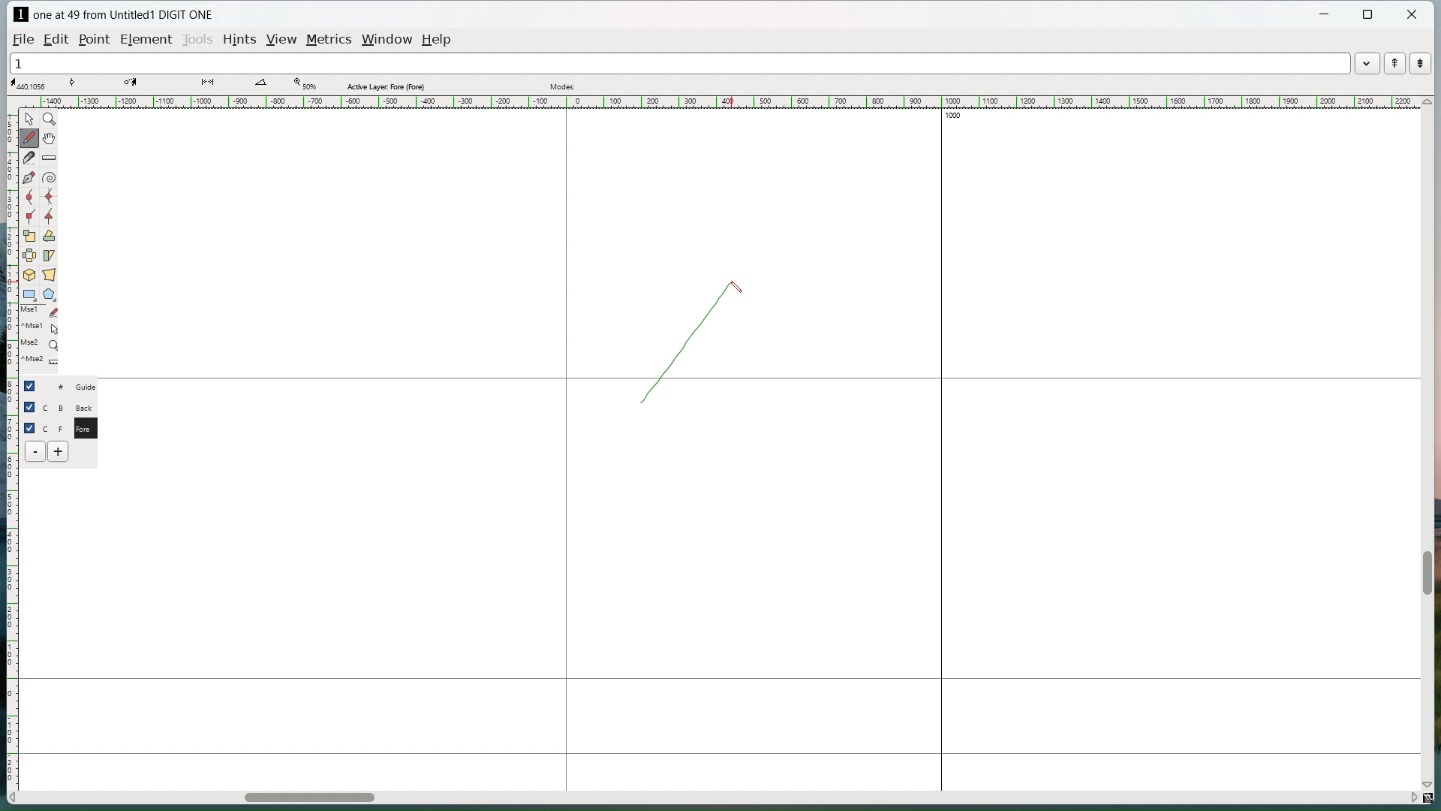  Describe the element at coordinates (1394, 63) in the screenshot. I see `show the previous word in the word list` at that location.